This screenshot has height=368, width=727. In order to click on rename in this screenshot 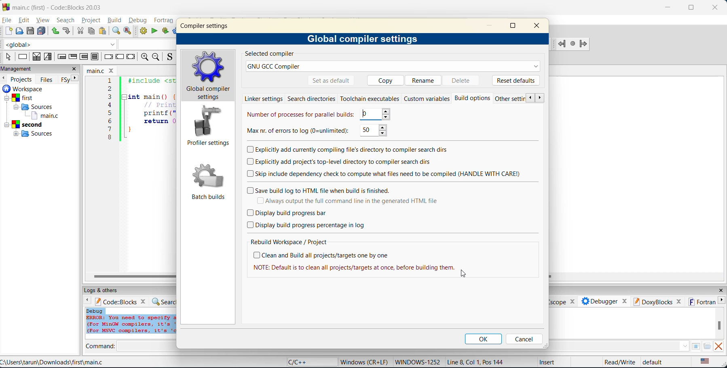, I will do `click(424, 79)`.